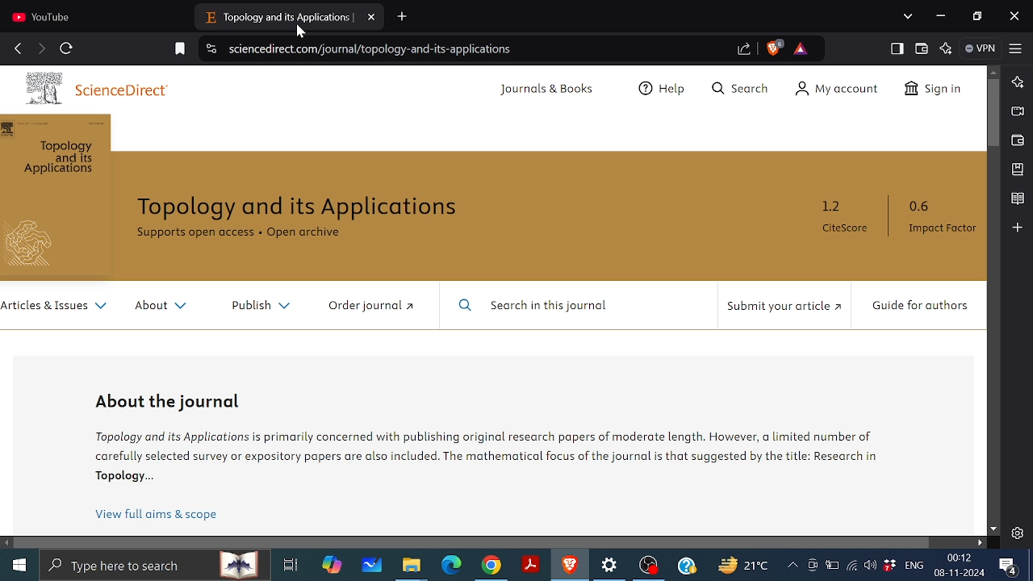 This screenshot has width=1033, height=581. What do you see at coordinates (980, 17) in the screenshot?
I see `Restore down` at bounding box center [980, 17].